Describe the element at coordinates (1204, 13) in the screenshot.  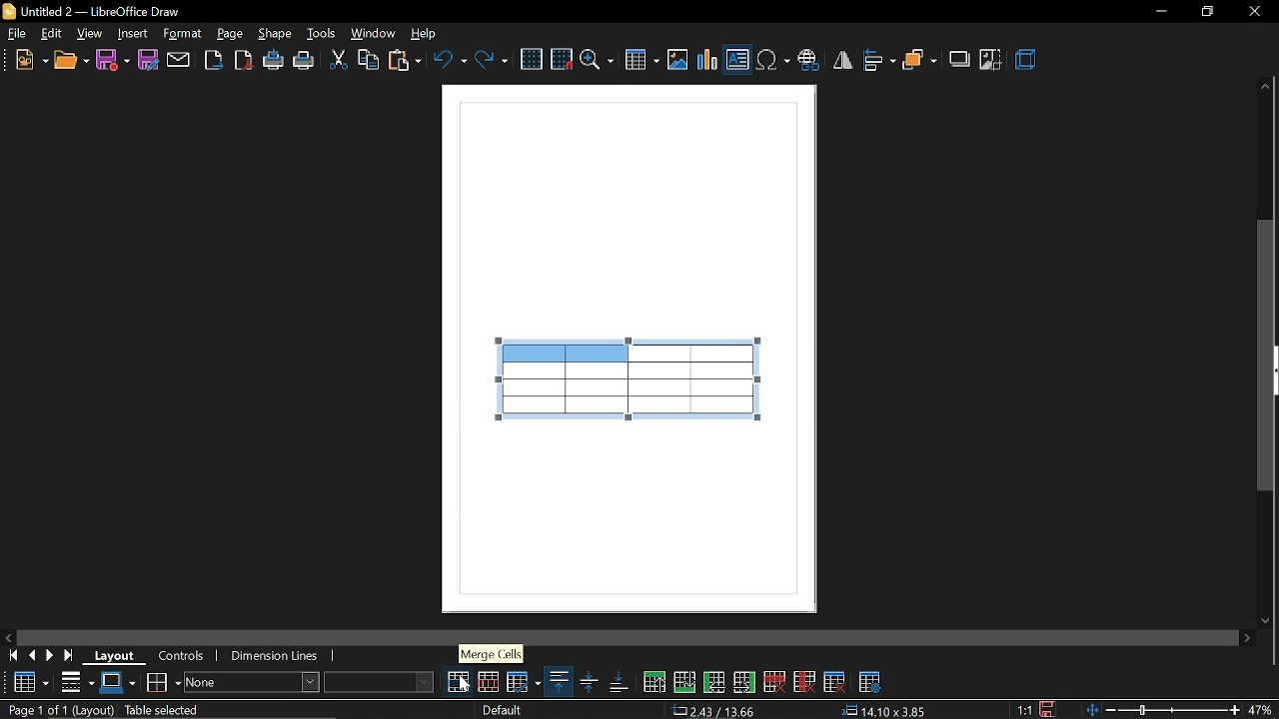
I see `Restore down` at that location.